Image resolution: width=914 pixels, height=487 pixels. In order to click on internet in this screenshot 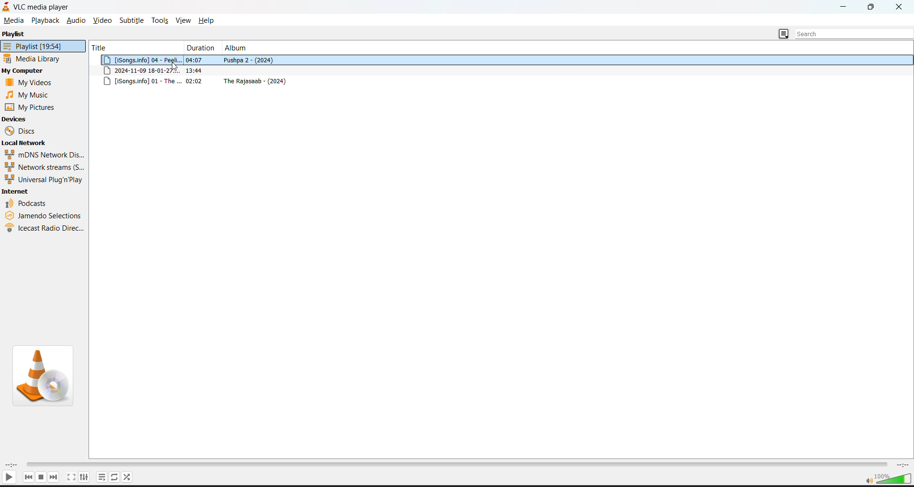, I will do `click(17, 192)`.